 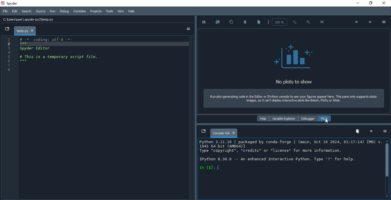 What do you see at coordinates (385, 132) in the screenshot?
I see `options` at bounding box center [385, 132].